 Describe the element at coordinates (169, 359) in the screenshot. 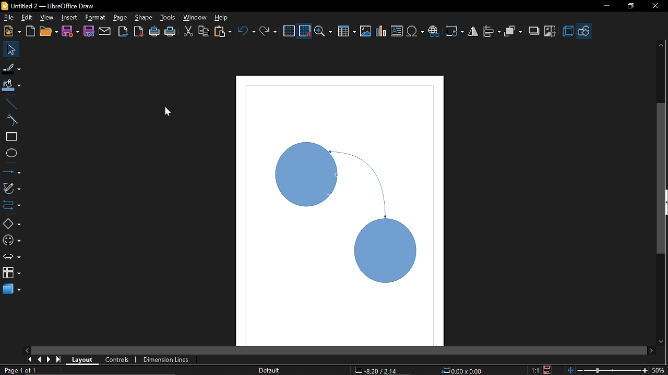

I see `Dimension lines` at that location.